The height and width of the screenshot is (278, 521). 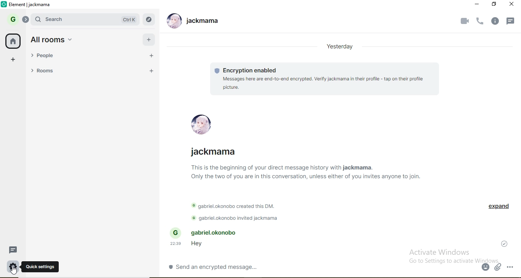 I want to click on voice call, so click(x=481, y=22).